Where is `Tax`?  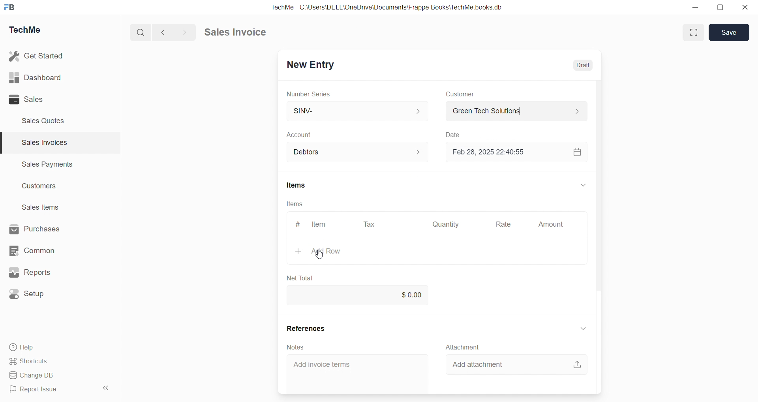 Tax is located at coordinates (369, 225).